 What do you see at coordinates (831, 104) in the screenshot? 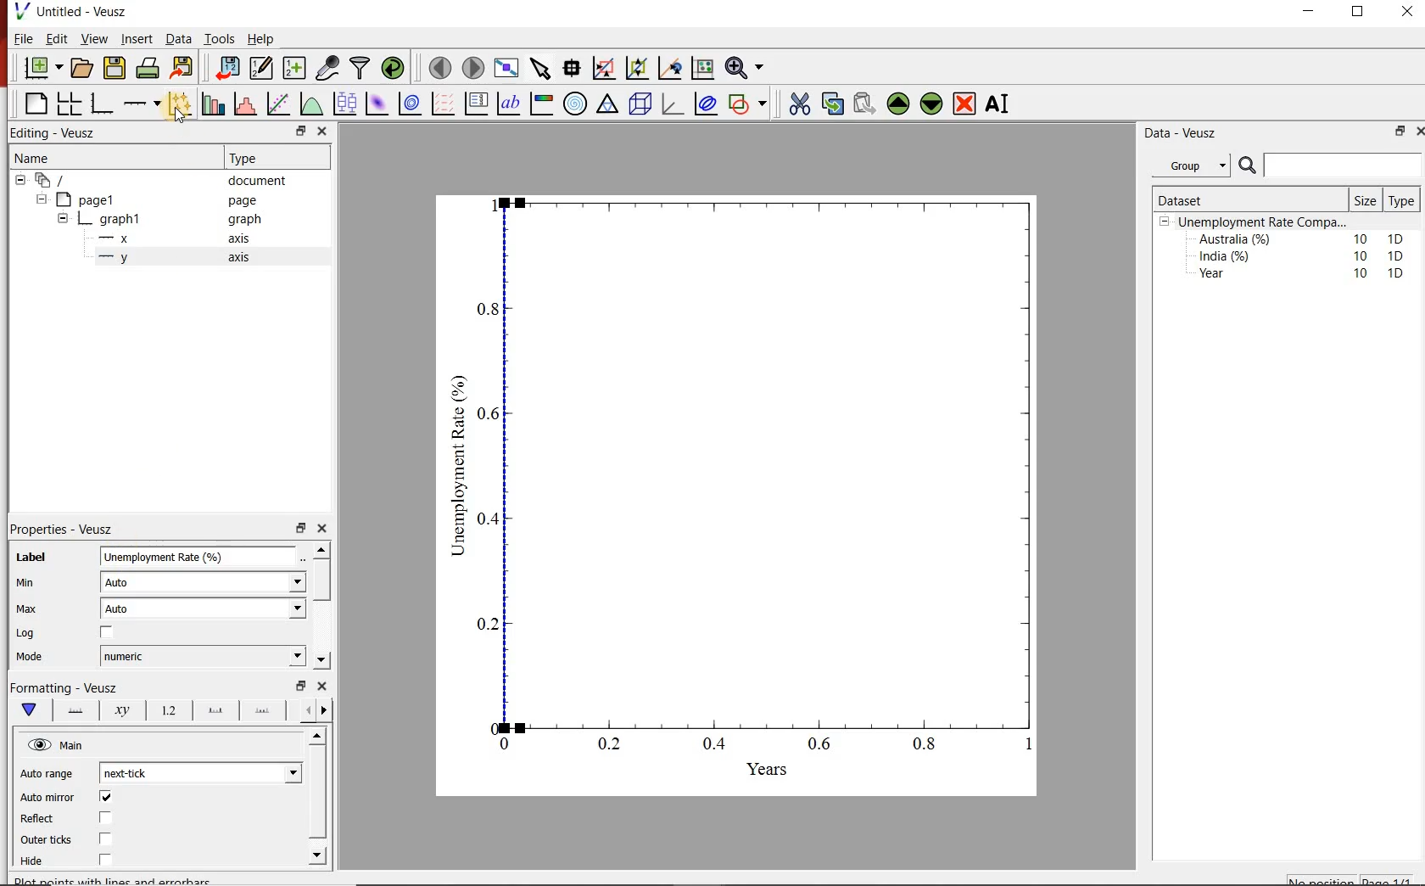
I see `copy the widgets` at bounding box center [831, 104].